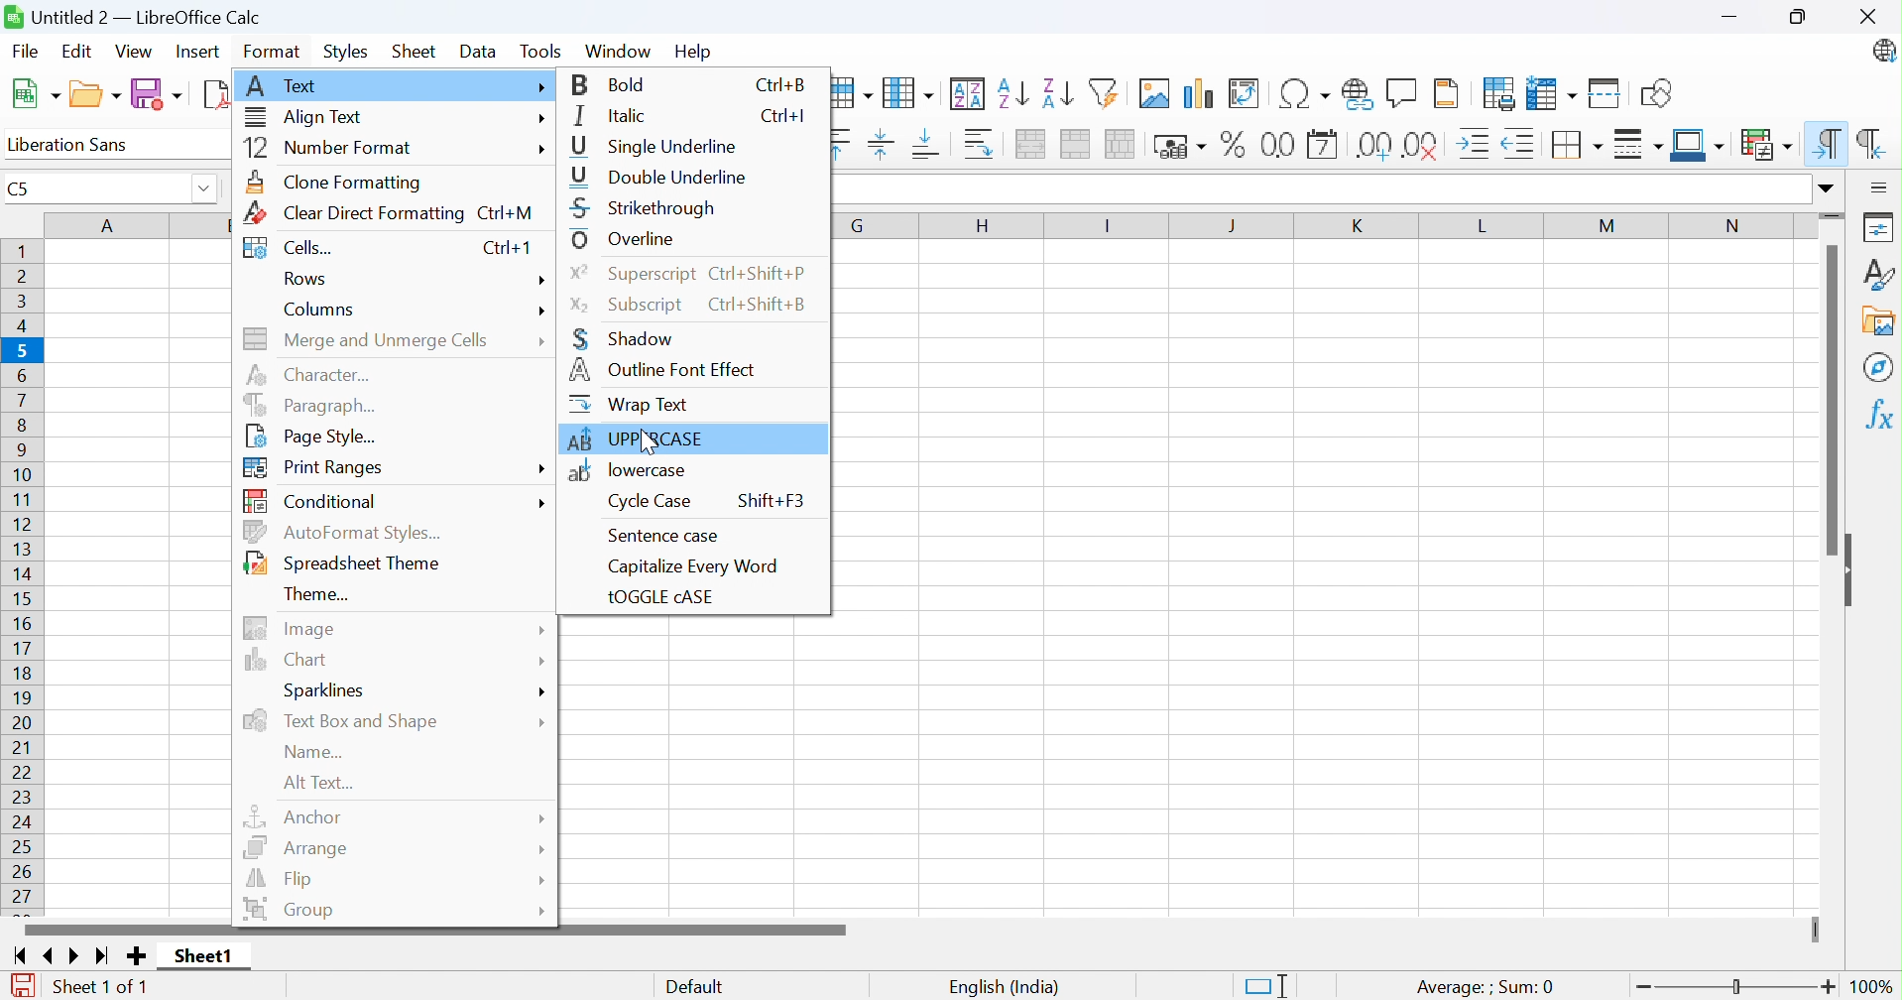 The height and width of the screenshot is (1000, 1902). What do you see at coordinates (305, 116) in the screenshot?
I see `Align text` at bounding box center [305, 116].